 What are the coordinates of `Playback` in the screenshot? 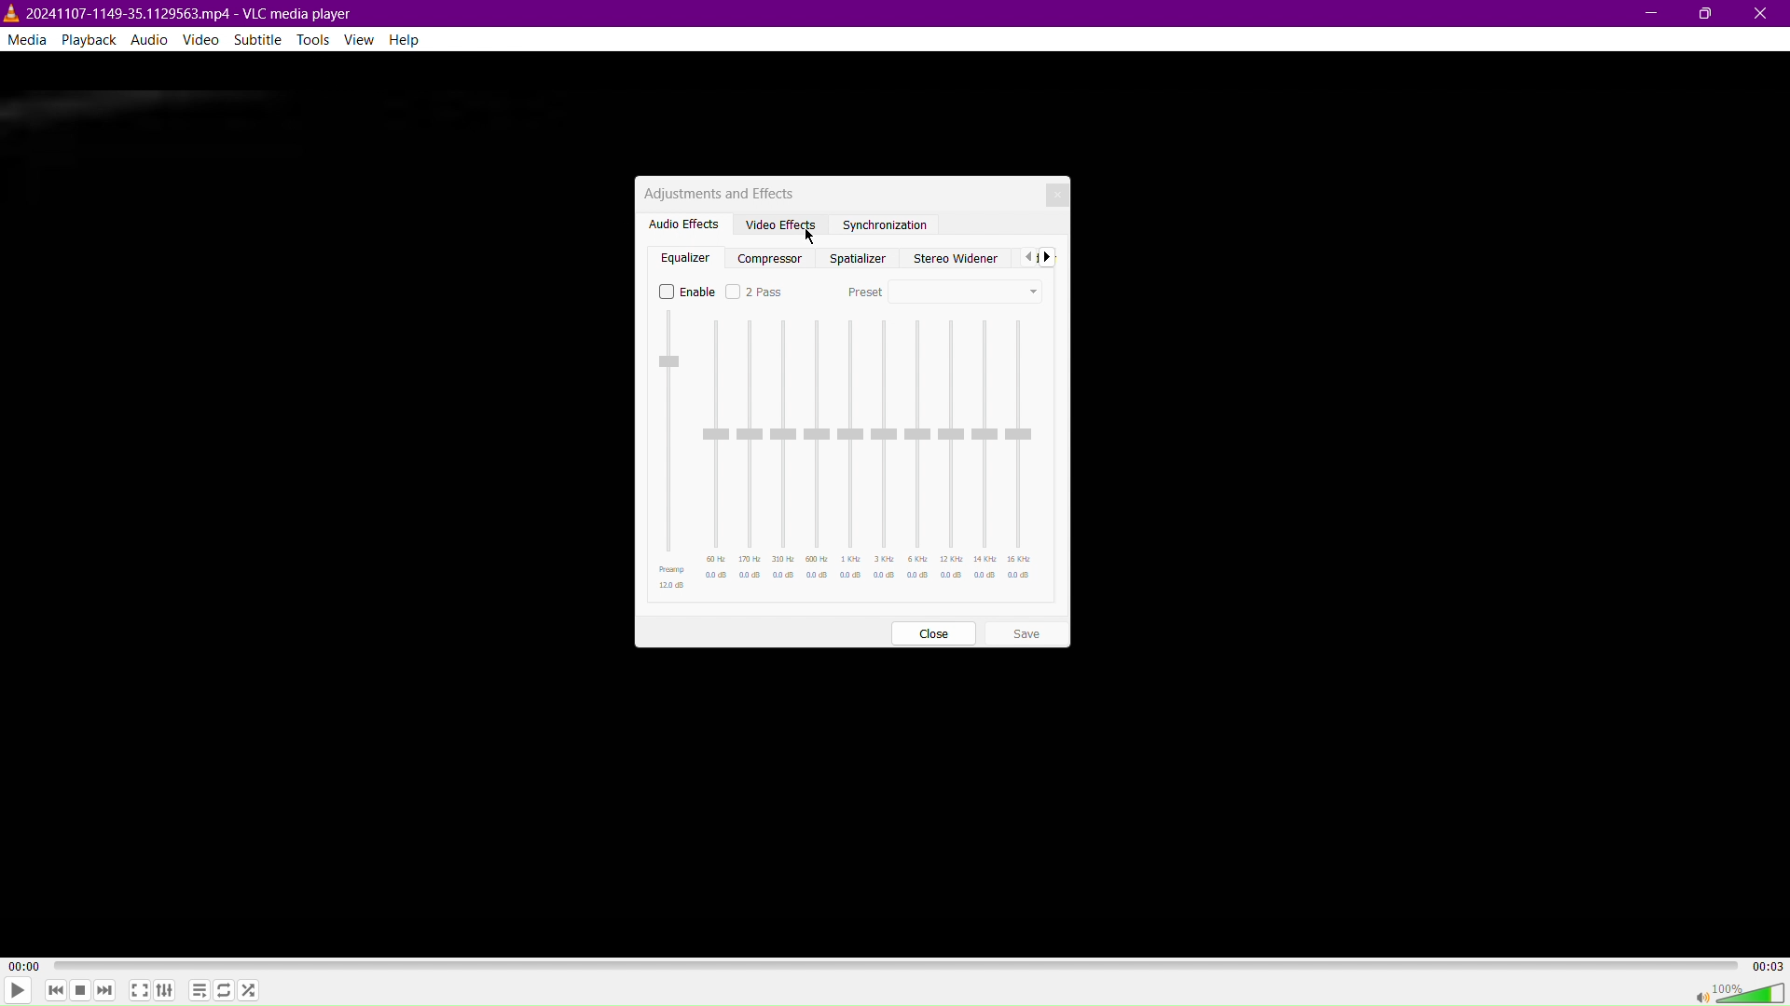 It's located at (87, 39).